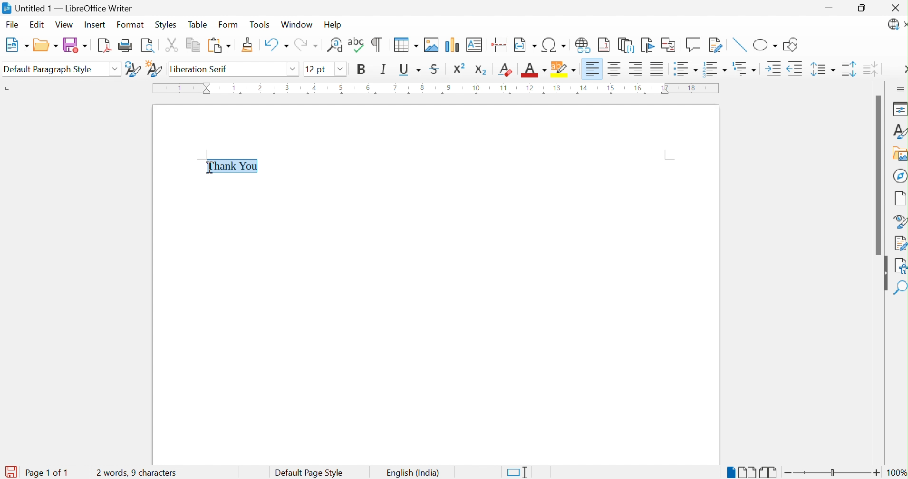 The image size is (908, 479). I want to click on Print, so click(125, 45).